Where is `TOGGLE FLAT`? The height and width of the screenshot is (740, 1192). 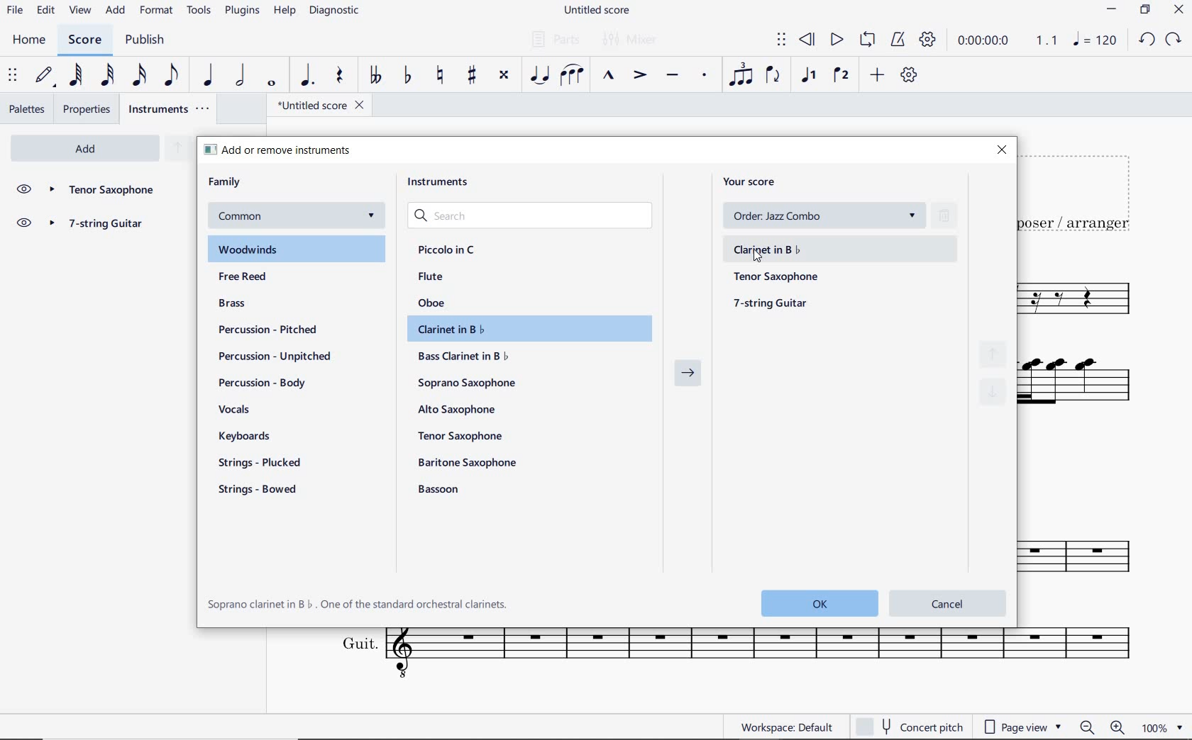 TOGGLE FLAT is located at coordinates (410, 74).